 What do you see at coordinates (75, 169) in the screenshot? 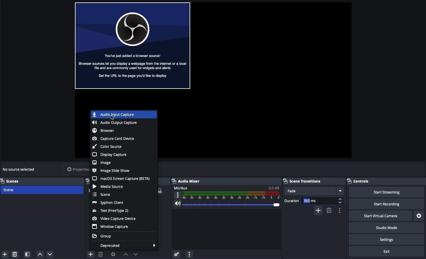
I see `Properties` at bounding box center [75, 169].